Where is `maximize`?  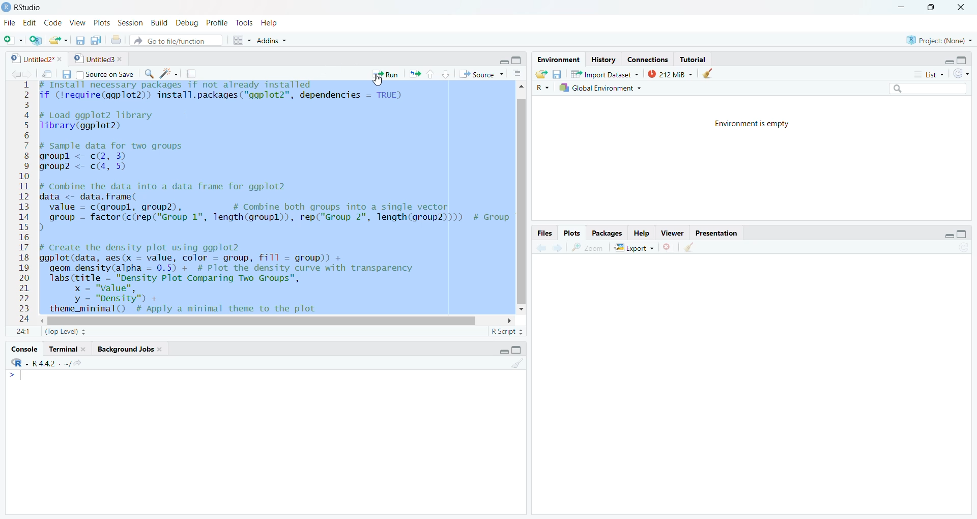
maximize is located at coordinates (966, 61).